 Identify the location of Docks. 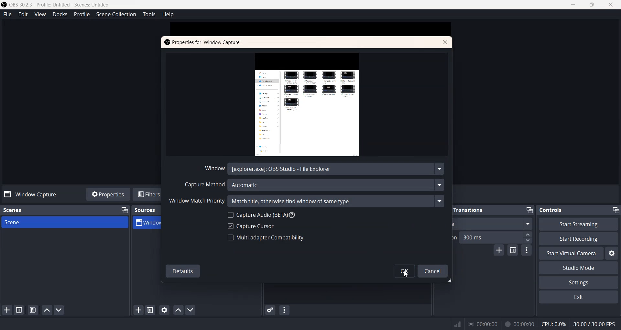
(60, 15).